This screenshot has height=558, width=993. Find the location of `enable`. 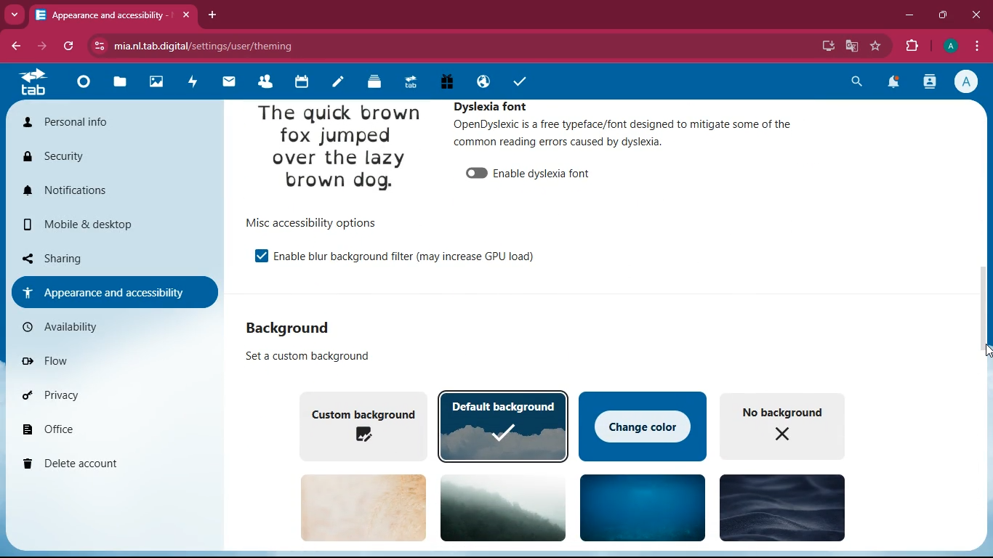

enable is located at coordinates (475, 174).